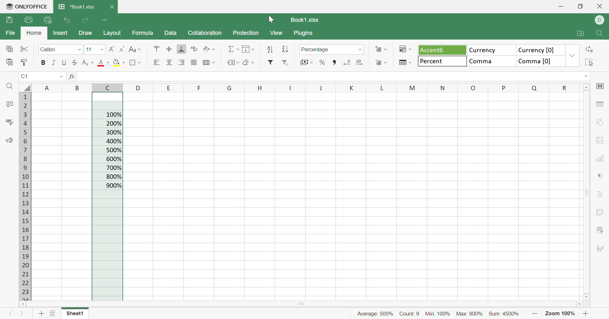 Image resolution: width=609 pixels, height=319 pixels. What do you see at coordinates (506, 314) in the screenshot?
I see `Sum: 4500%` at bounding box center [506, 314].